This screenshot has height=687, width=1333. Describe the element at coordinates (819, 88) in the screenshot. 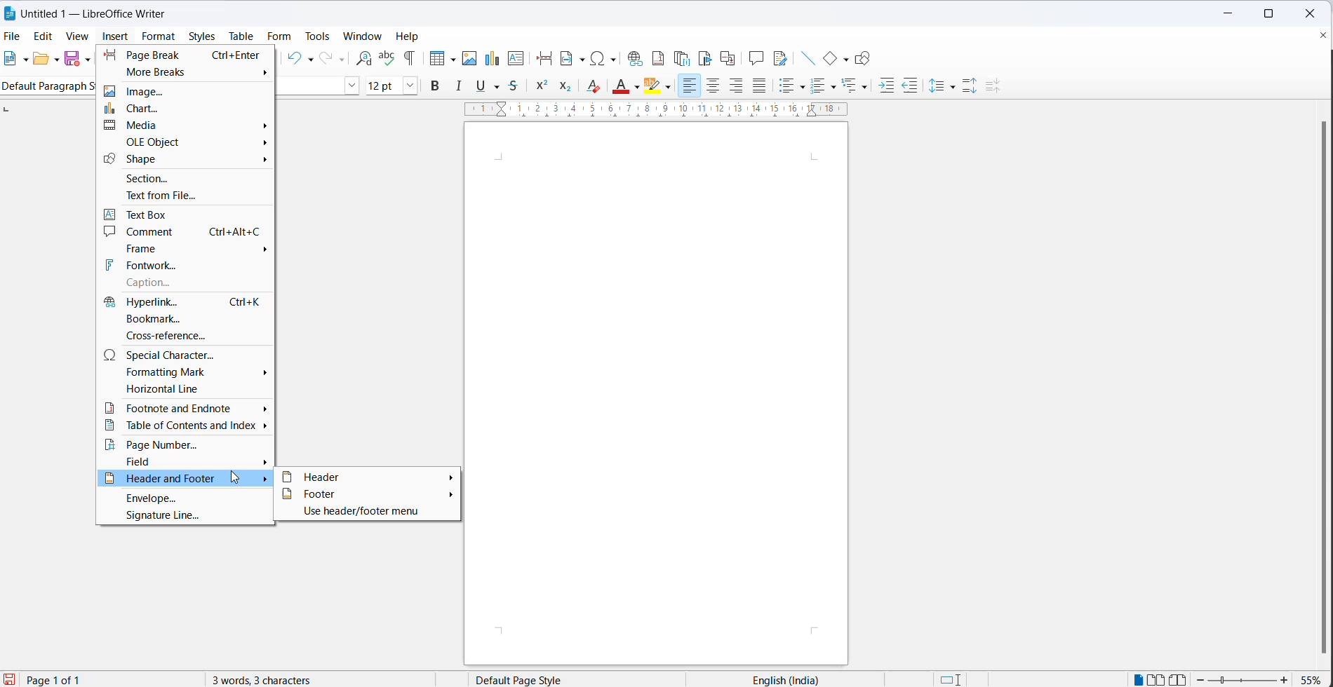

I see `toggle unordered list` at that location.